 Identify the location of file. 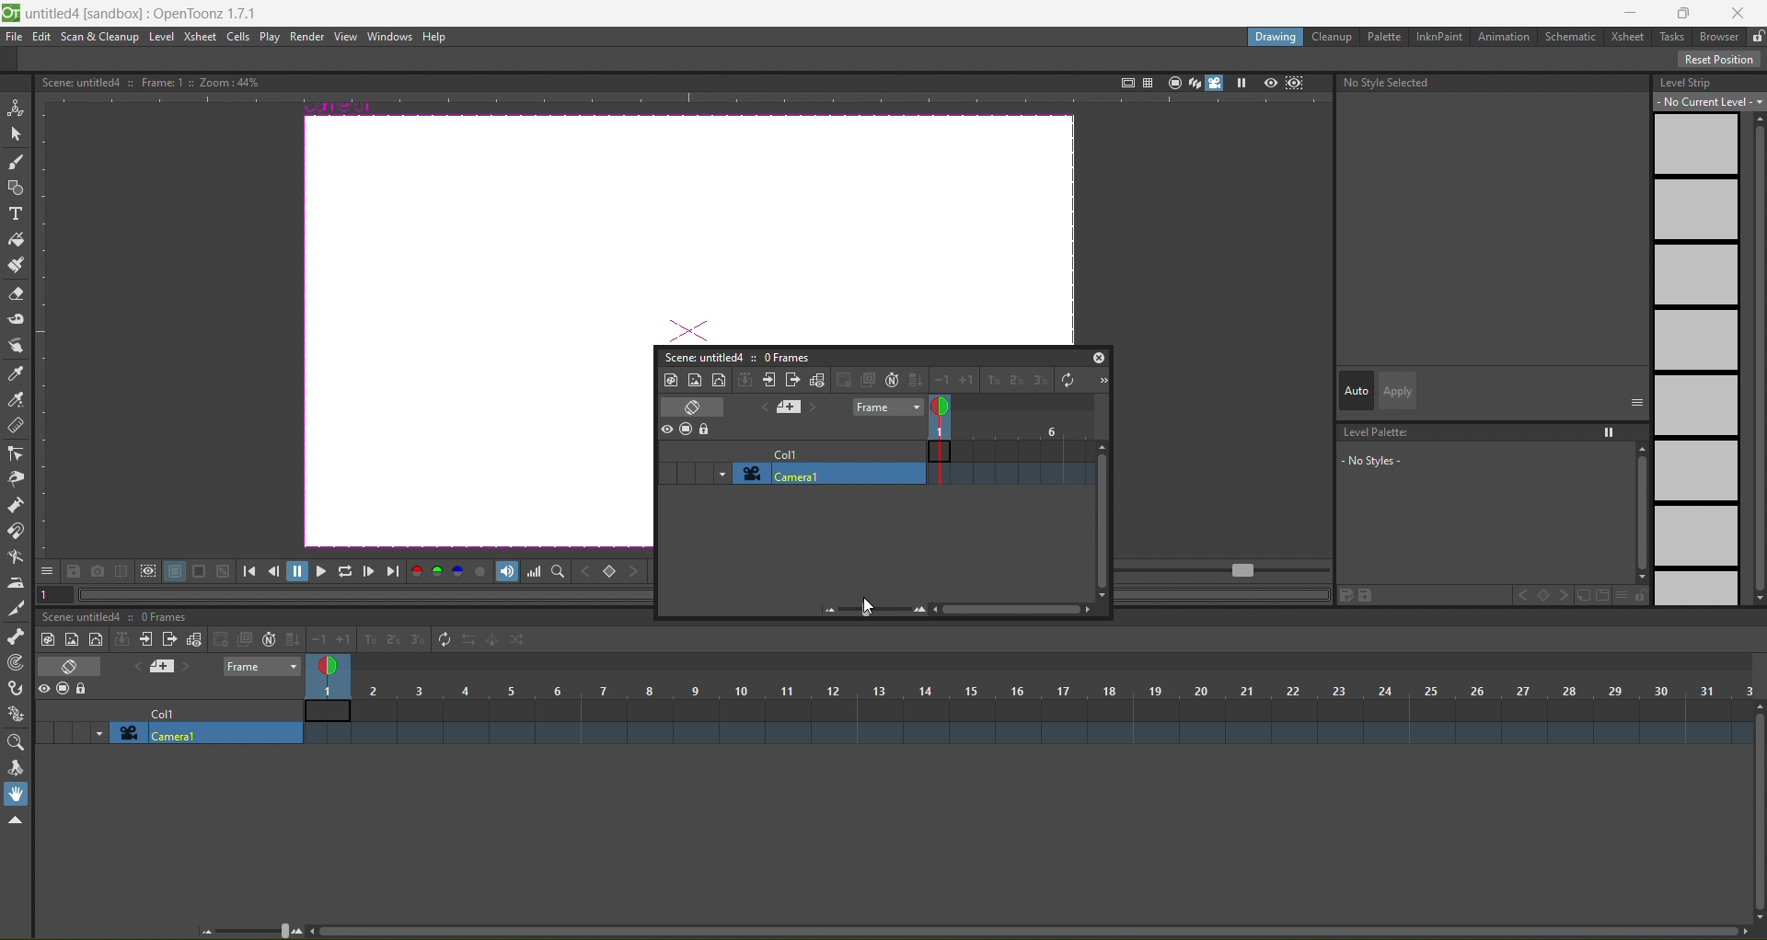
(15, 37).